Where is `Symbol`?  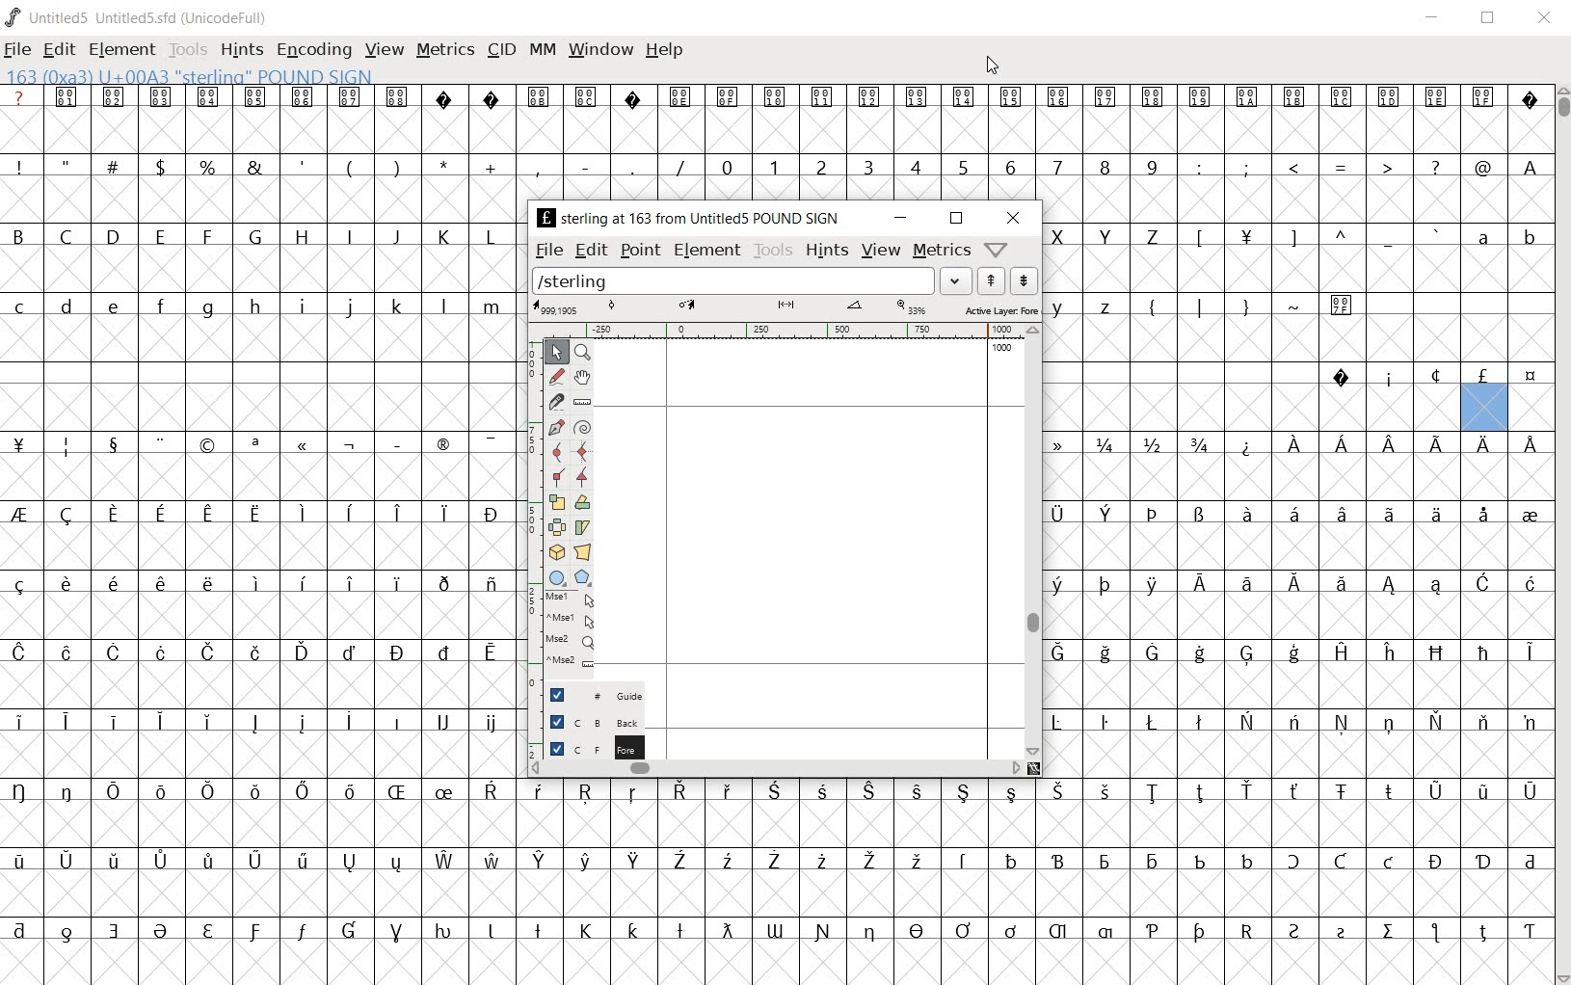
Symbol is located at coordinates (1151, 861).